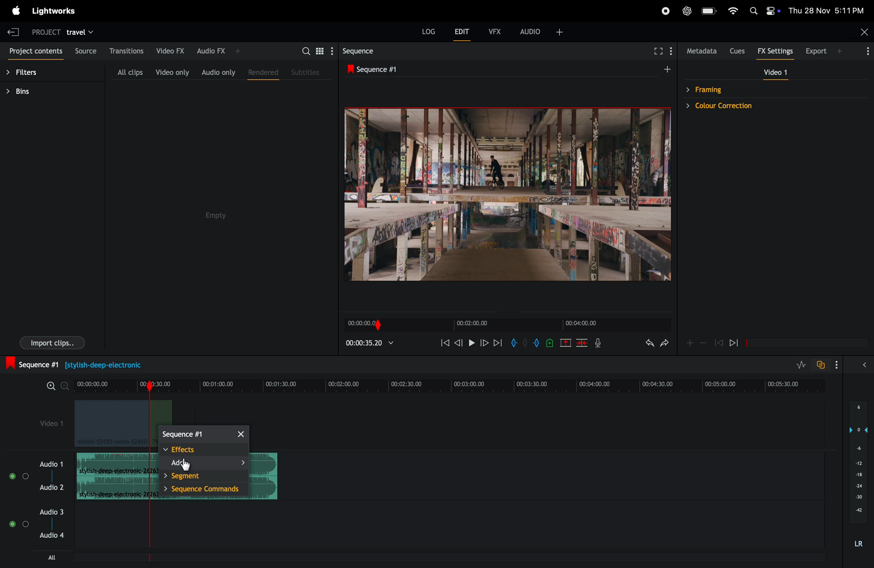 Image resolution: width=874 pixels, height=568 pixels. What do you see at coordinates (662, 72) in the screenshot?
I see `add` at bounding box center [662, 72].